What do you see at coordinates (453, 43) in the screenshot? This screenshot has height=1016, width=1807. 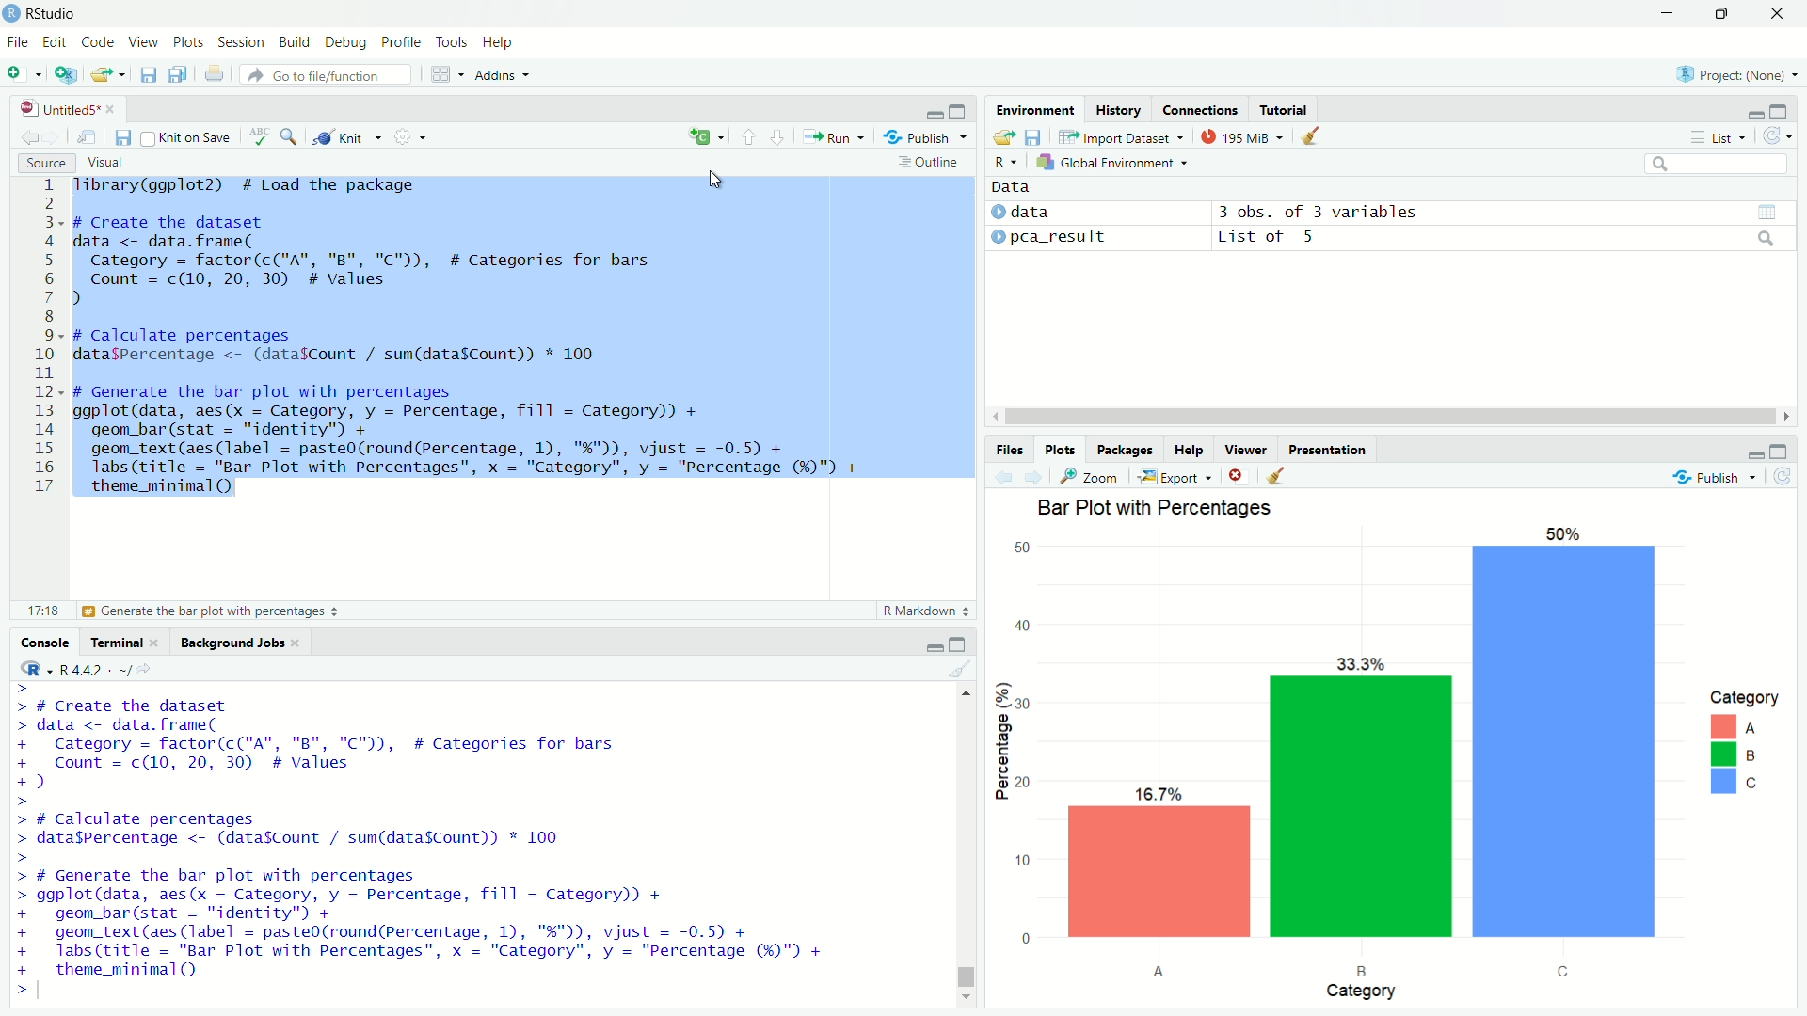 I see `tools` at bounding box center [453, 43].